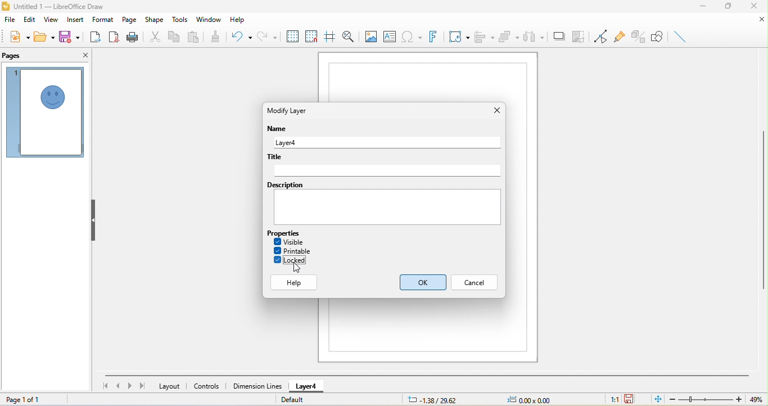  I want to click on horizontal scroll bar, so click(428, 375).